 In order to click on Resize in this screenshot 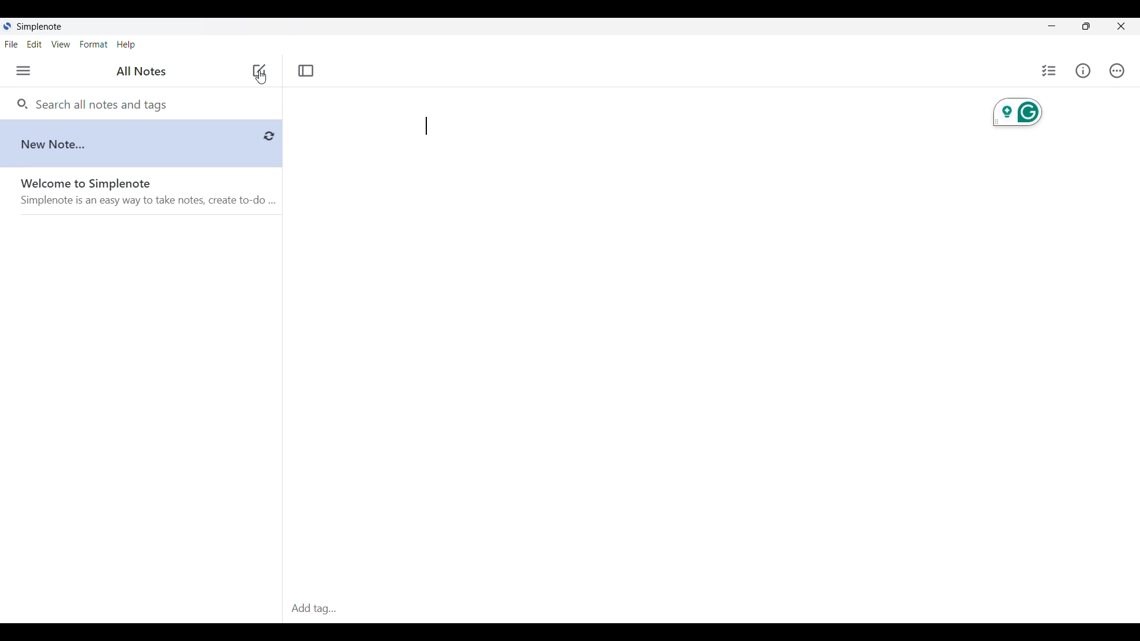, I will do `click(1086, 26)`.